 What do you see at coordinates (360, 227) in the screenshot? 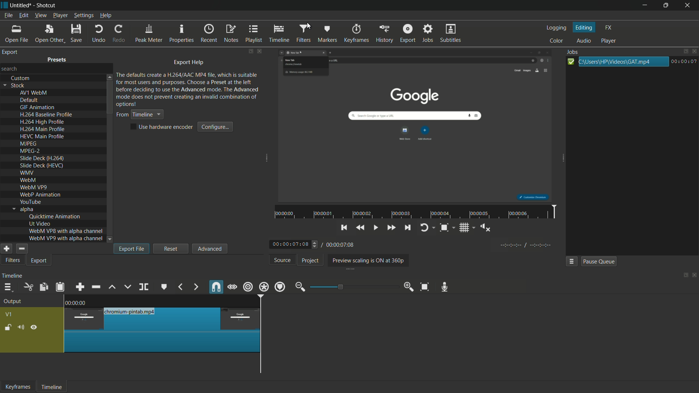
I see `quickly play backward` at bounding box center [360, 227].